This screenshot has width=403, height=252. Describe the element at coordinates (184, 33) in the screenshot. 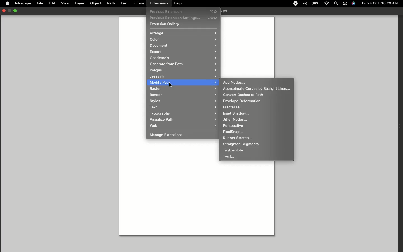

I see `Arrange` at that location.